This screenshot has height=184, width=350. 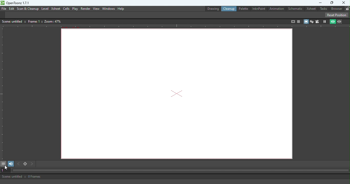 I want to click on Horizontal ruler, so click(x=175, y=26).